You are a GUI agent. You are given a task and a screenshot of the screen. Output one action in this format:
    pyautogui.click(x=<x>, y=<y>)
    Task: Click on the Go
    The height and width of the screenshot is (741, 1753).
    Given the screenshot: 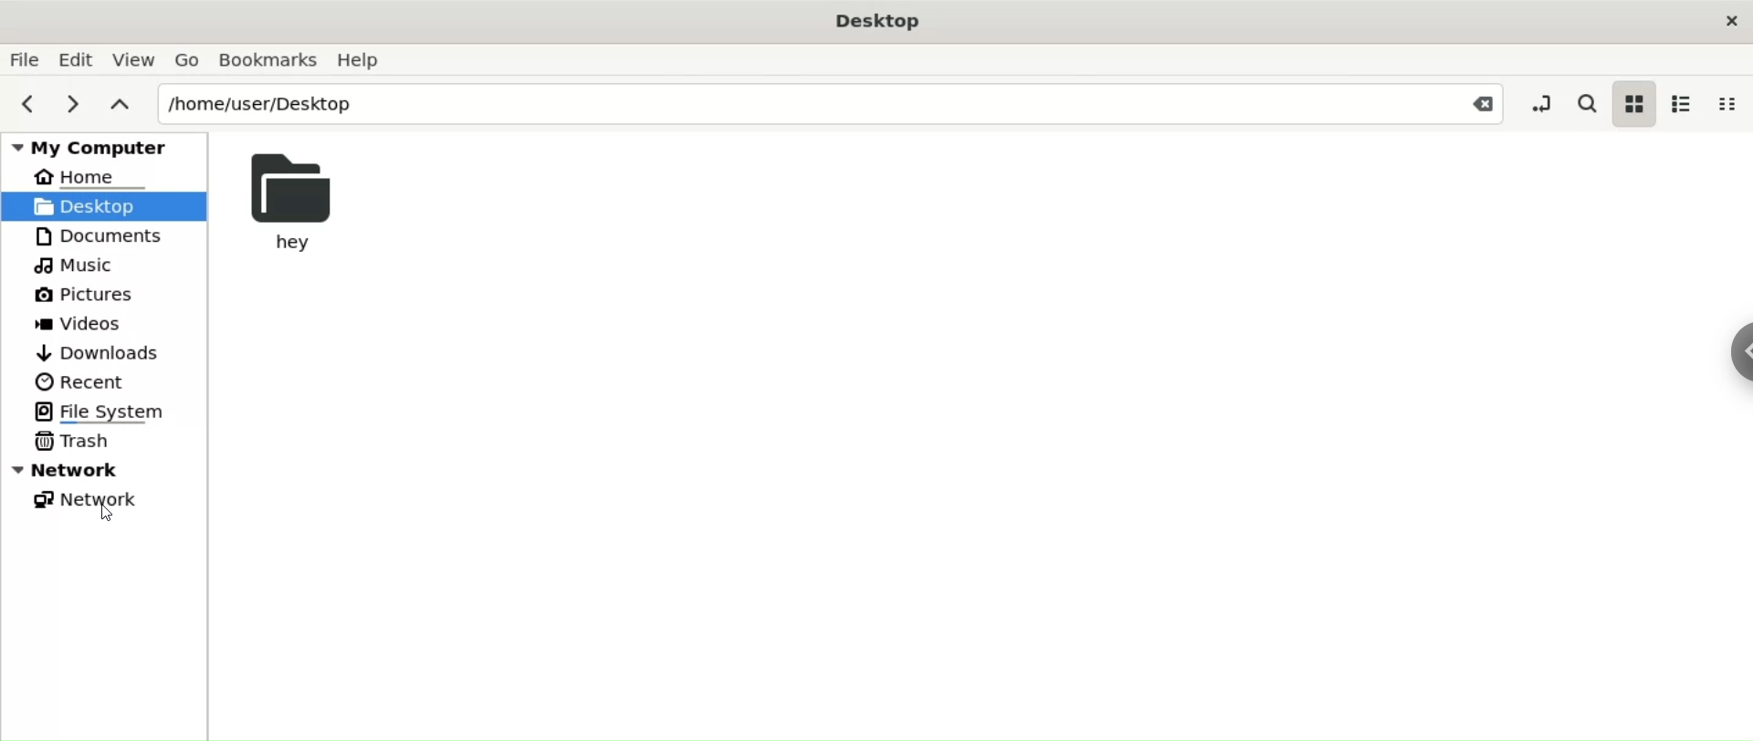 What is the action you would take?
    pyautogui.click(x=187, y=58)
    